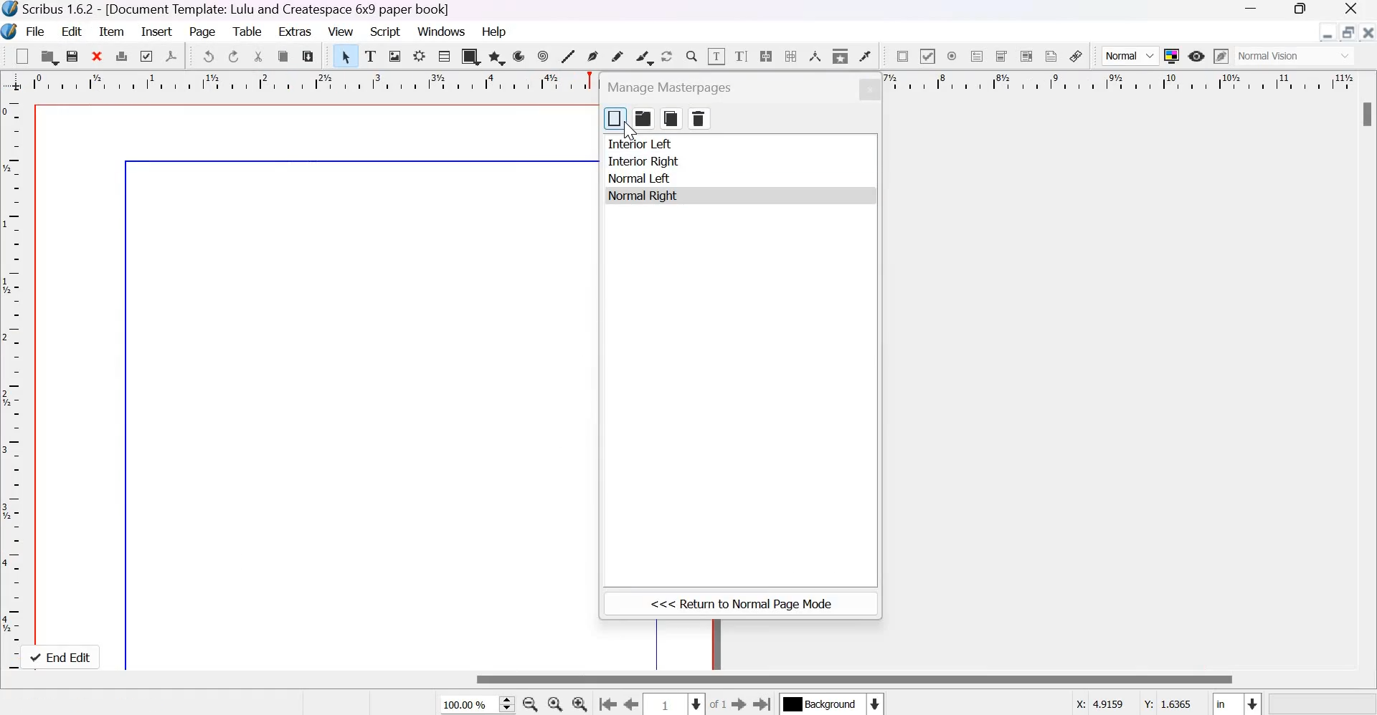 The image size is (1377, 715). Describe the element at coordinates (528, 704) in the screenshot. I see `zoom out` at that location.